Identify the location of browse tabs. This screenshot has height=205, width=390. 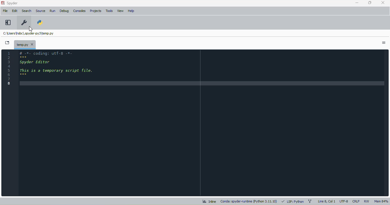
(7, 43).